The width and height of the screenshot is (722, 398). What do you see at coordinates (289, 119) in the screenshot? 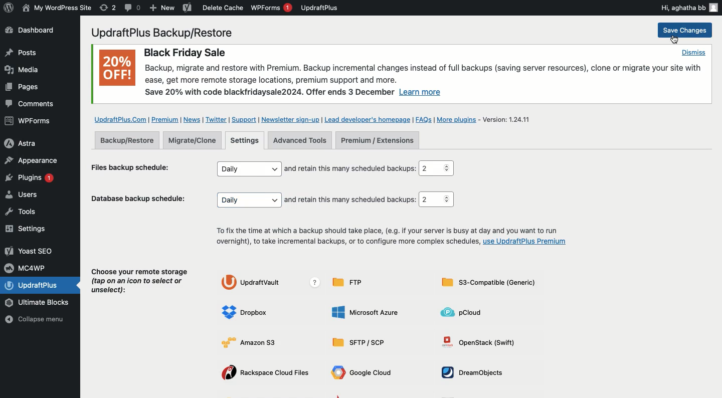
I see `Newsletter sign up` at bounding box center [289, 119].